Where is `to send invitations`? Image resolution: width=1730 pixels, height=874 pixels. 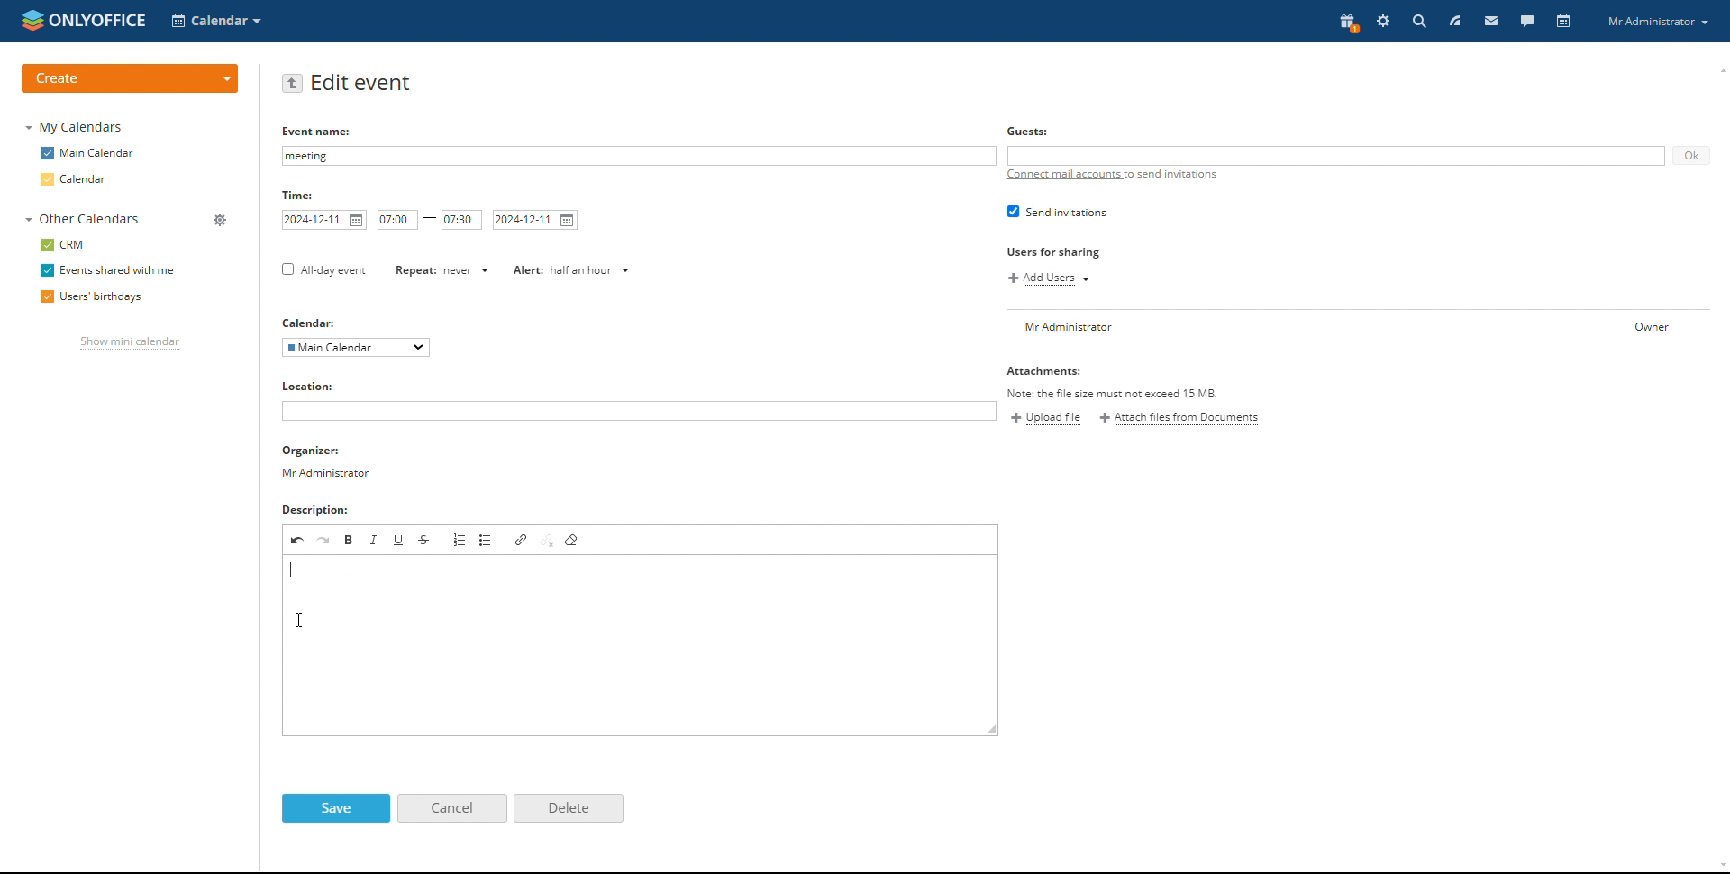
to send invitations is located at coordinates (1172, 175).